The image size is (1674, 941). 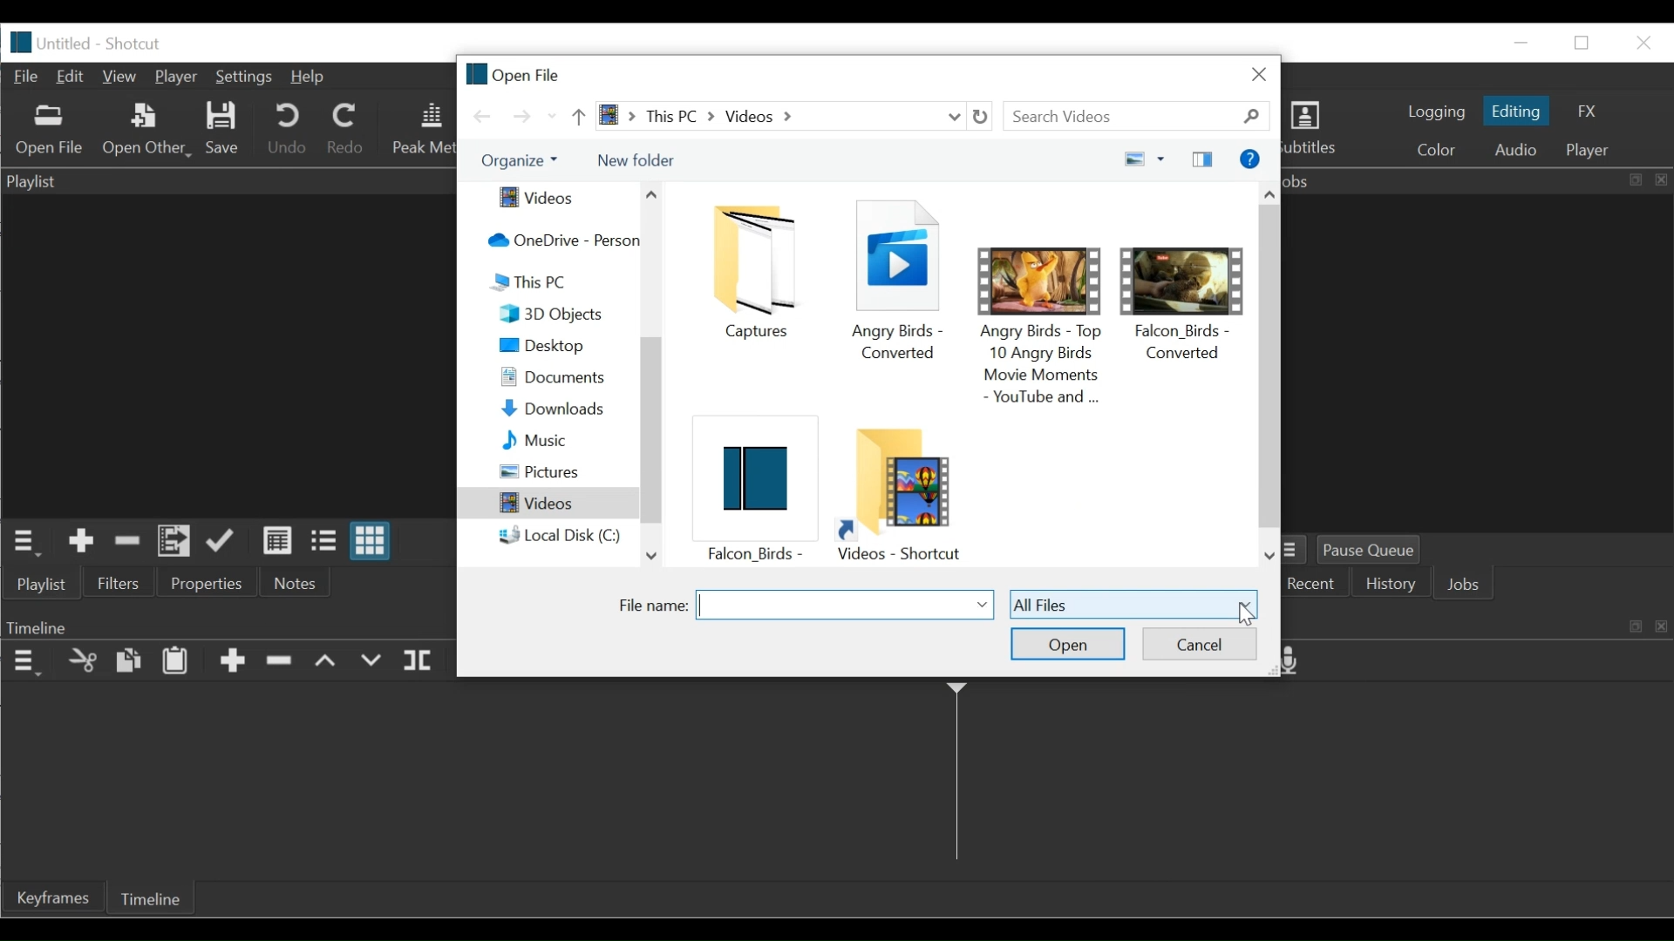 What do you see at coordinates (514, 72) in the screenshot?
I see `Open file` at bounding box center [514, 72].